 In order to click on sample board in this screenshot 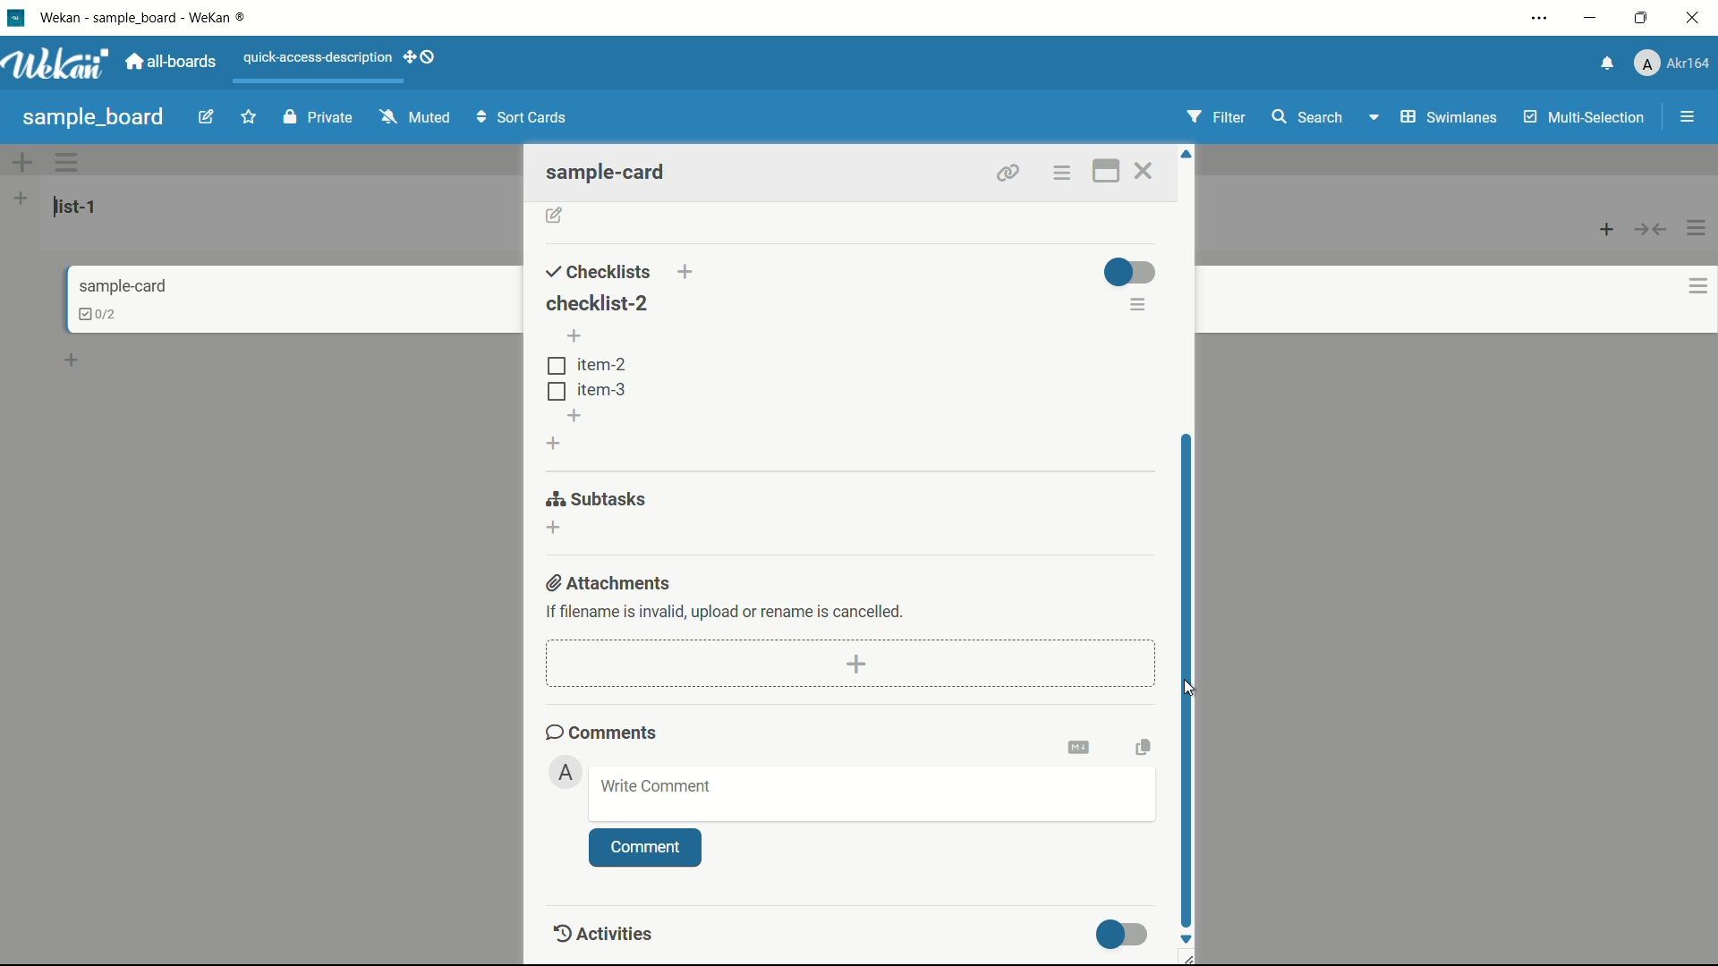, I will do `click(93, 117)`.